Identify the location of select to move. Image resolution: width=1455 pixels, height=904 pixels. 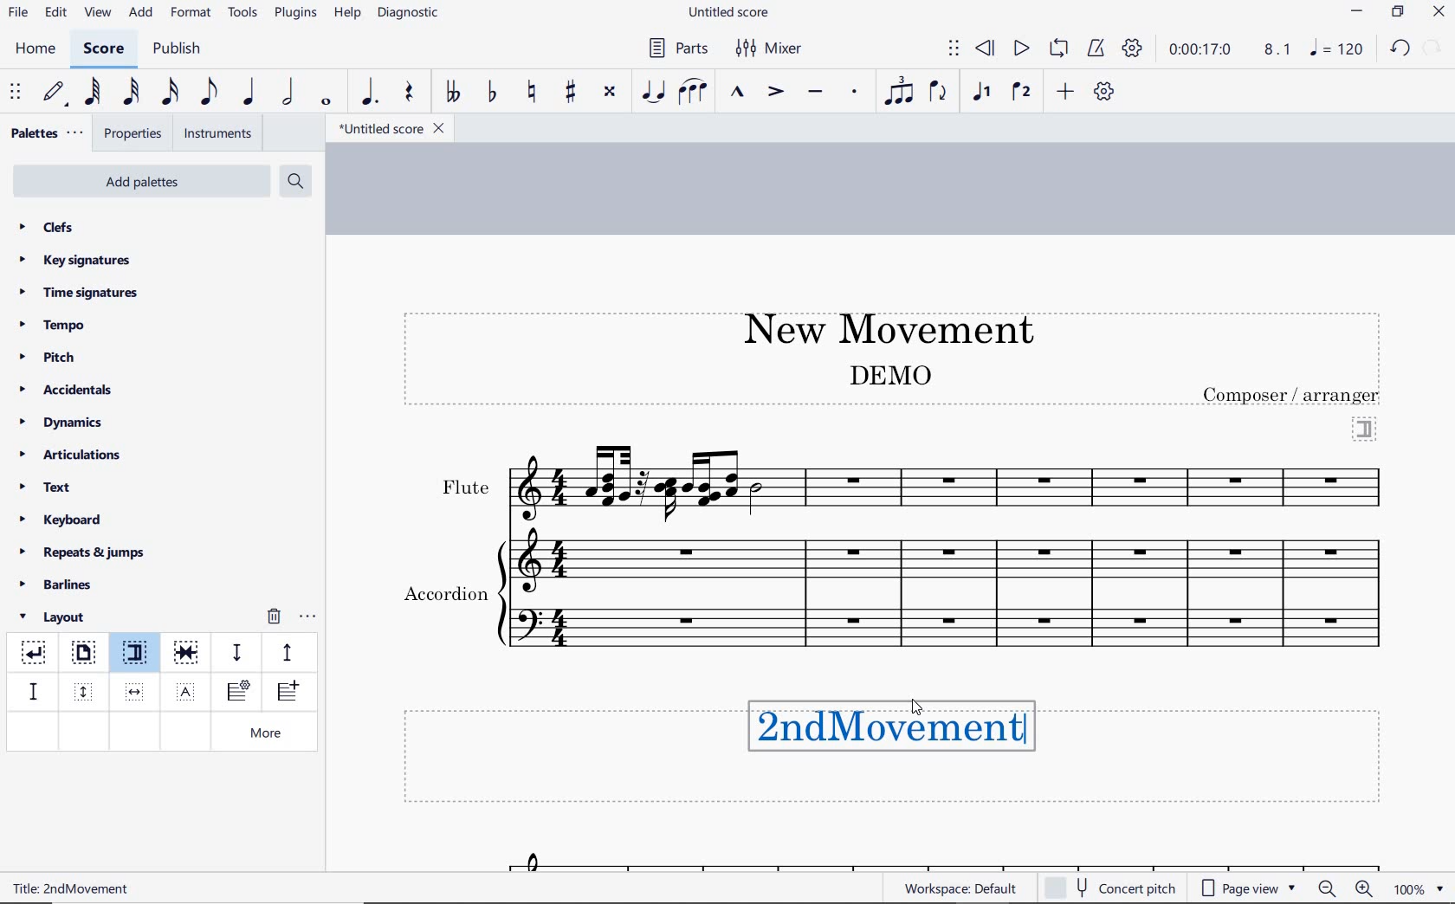
(17, 93).